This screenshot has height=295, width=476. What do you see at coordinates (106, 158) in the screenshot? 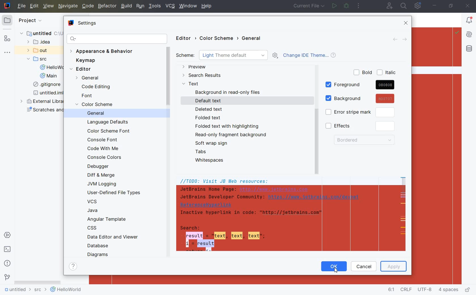
I see `CONSOLE COLORS` at bounding box center [106, 158].